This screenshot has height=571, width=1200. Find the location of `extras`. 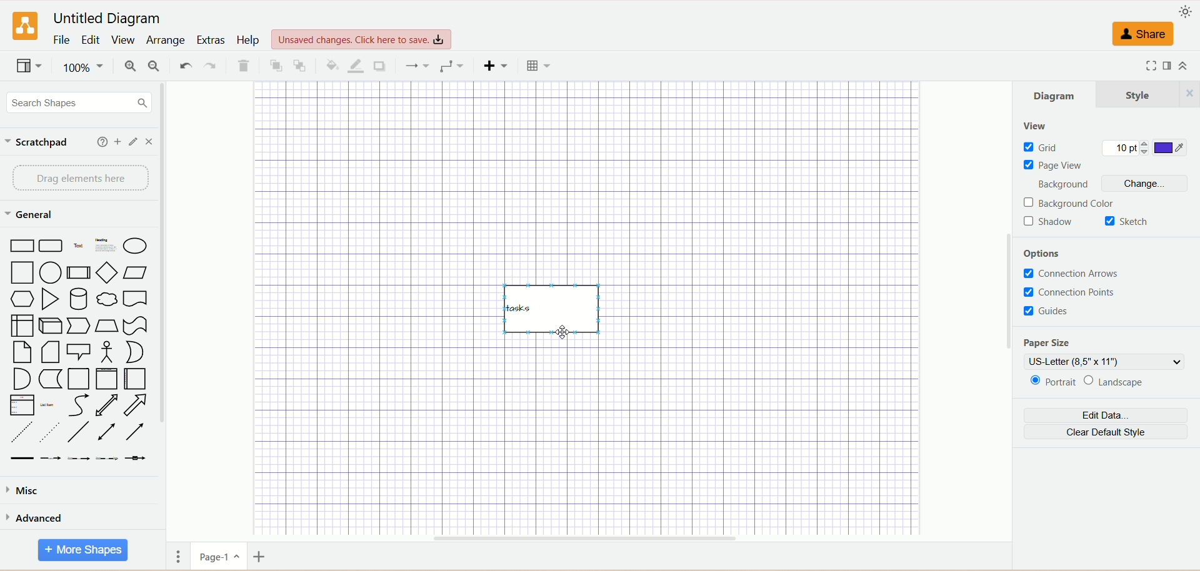

extras is located at coordinates (211, 40).